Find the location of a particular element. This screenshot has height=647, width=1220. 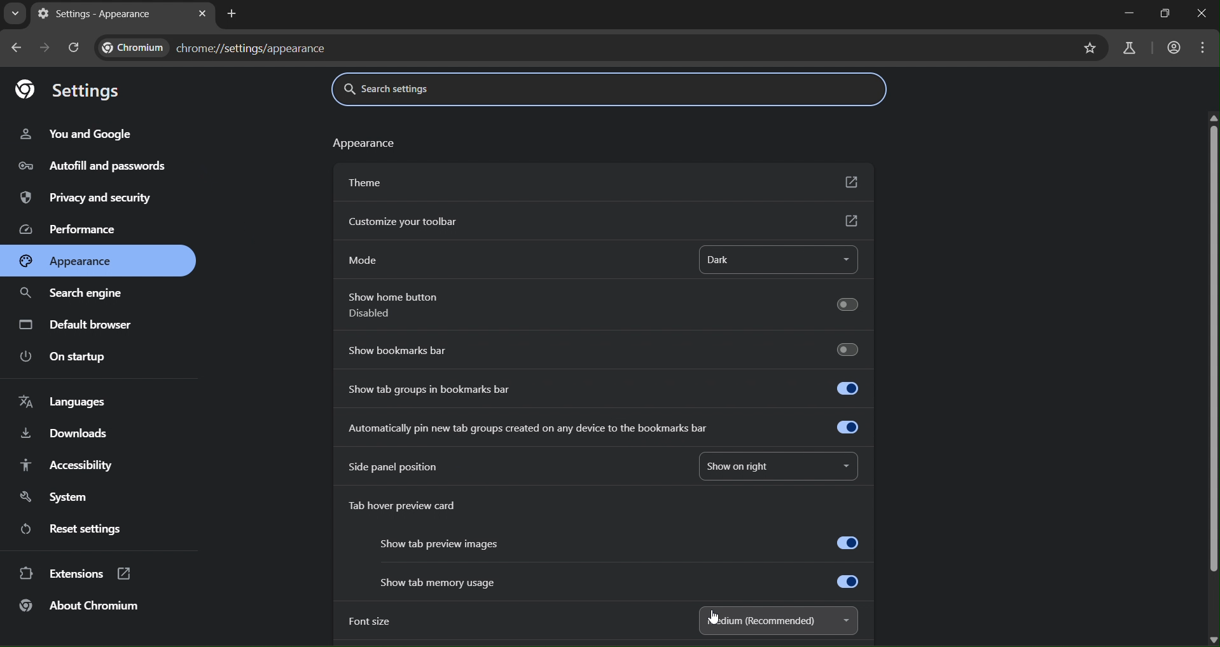

font size is located at coordinates (373, 622).